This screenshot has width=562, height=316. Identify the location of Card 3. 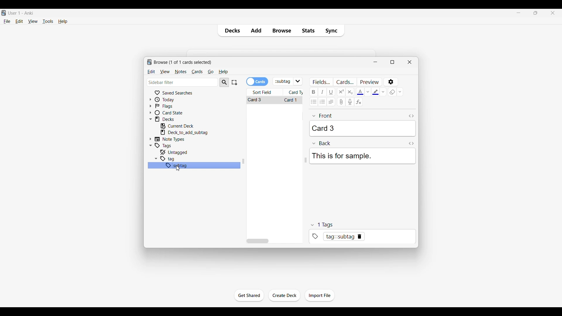
(362, 128).